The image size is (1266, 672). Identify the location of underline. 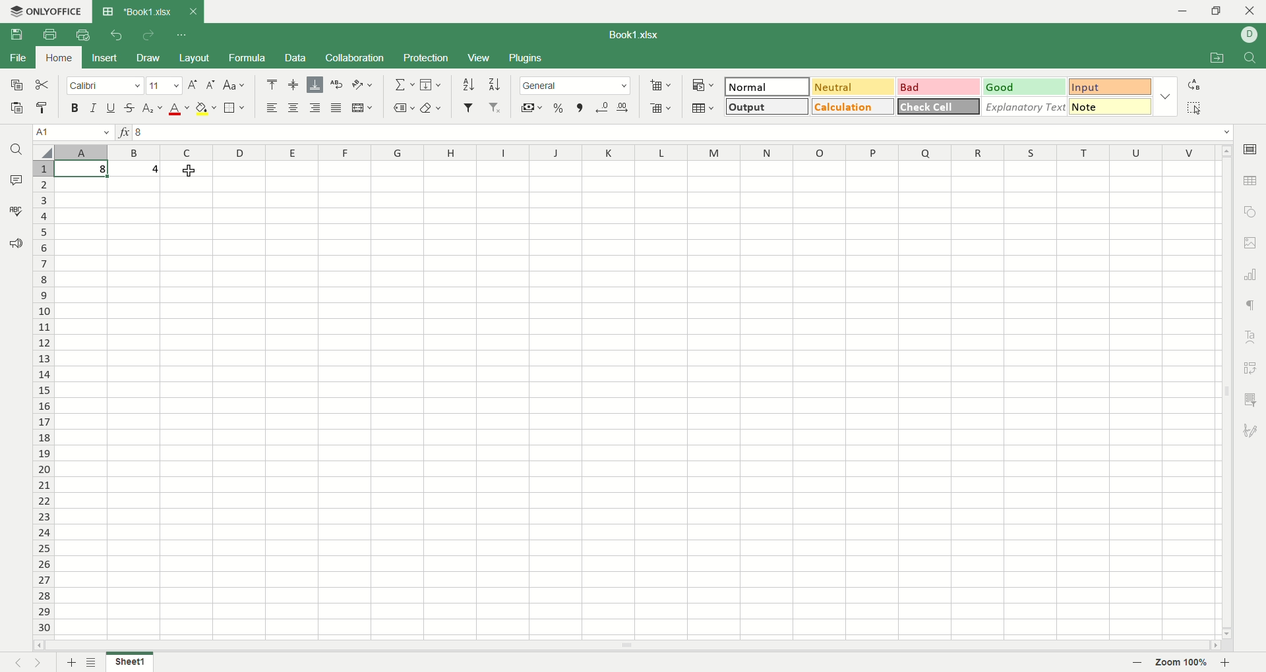
(111, 107).